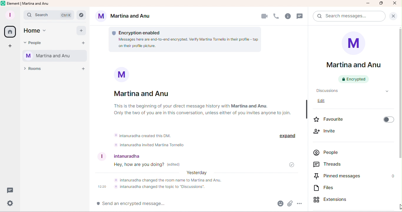 The image size is (402, 212). I want to click on Search bar, so click(348, 16).